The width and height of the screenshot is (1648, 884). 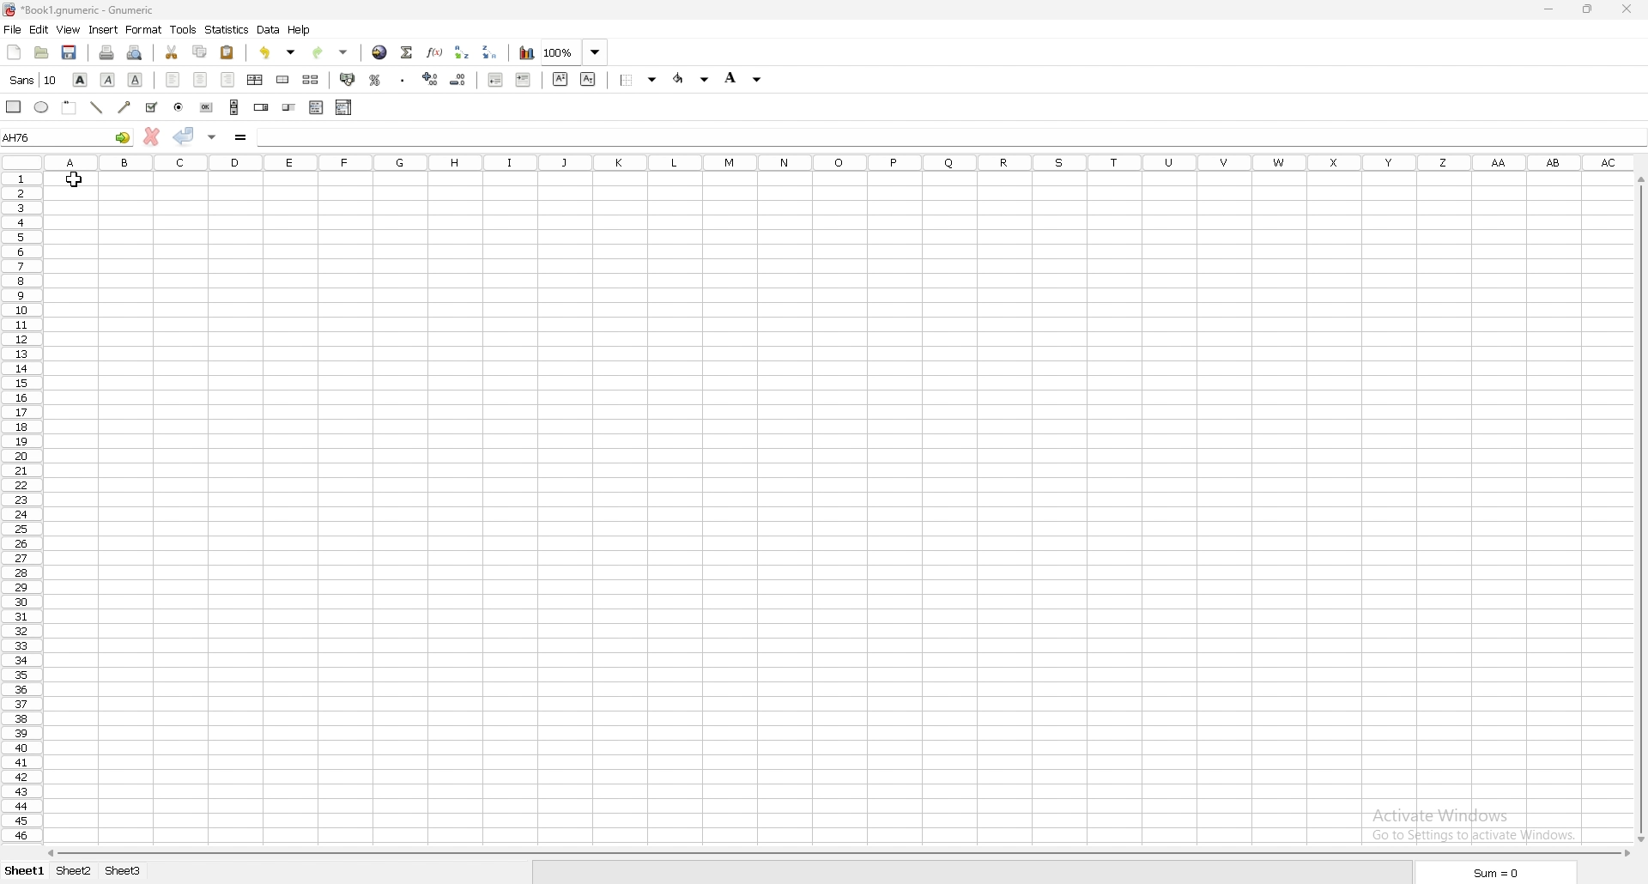 What do you see at coordinates (1627, 9) in the screenshot?
I see `close` at bounding box center [1627, 9].